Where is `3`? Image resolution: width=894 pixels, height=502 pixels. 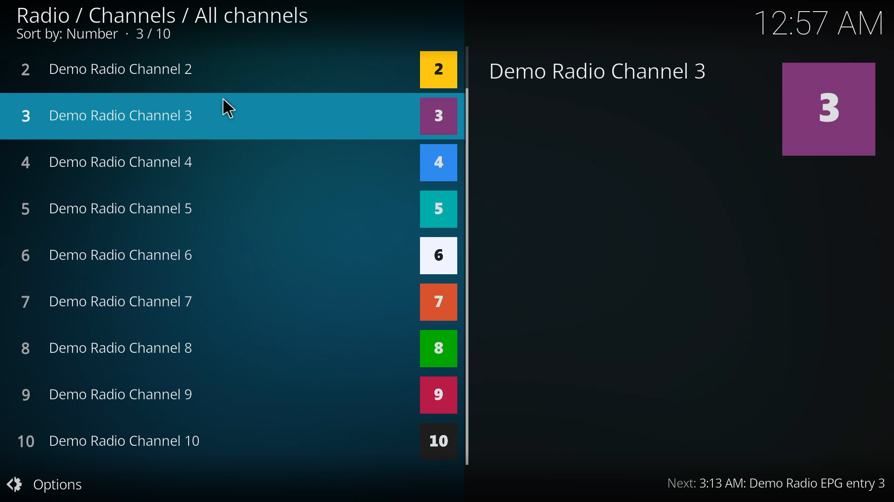 3 is located at coordinates (826, 112).